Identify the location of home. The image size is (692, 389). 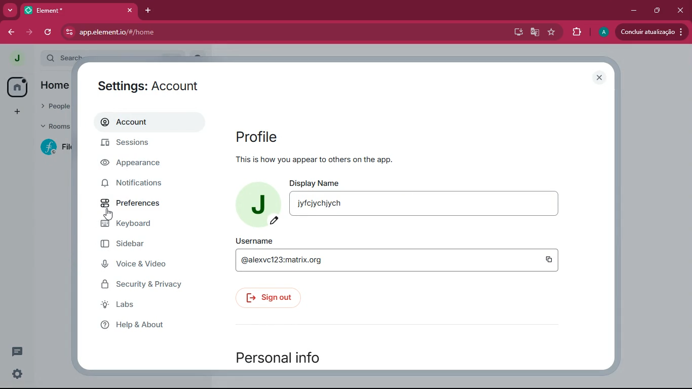
(16, 87).